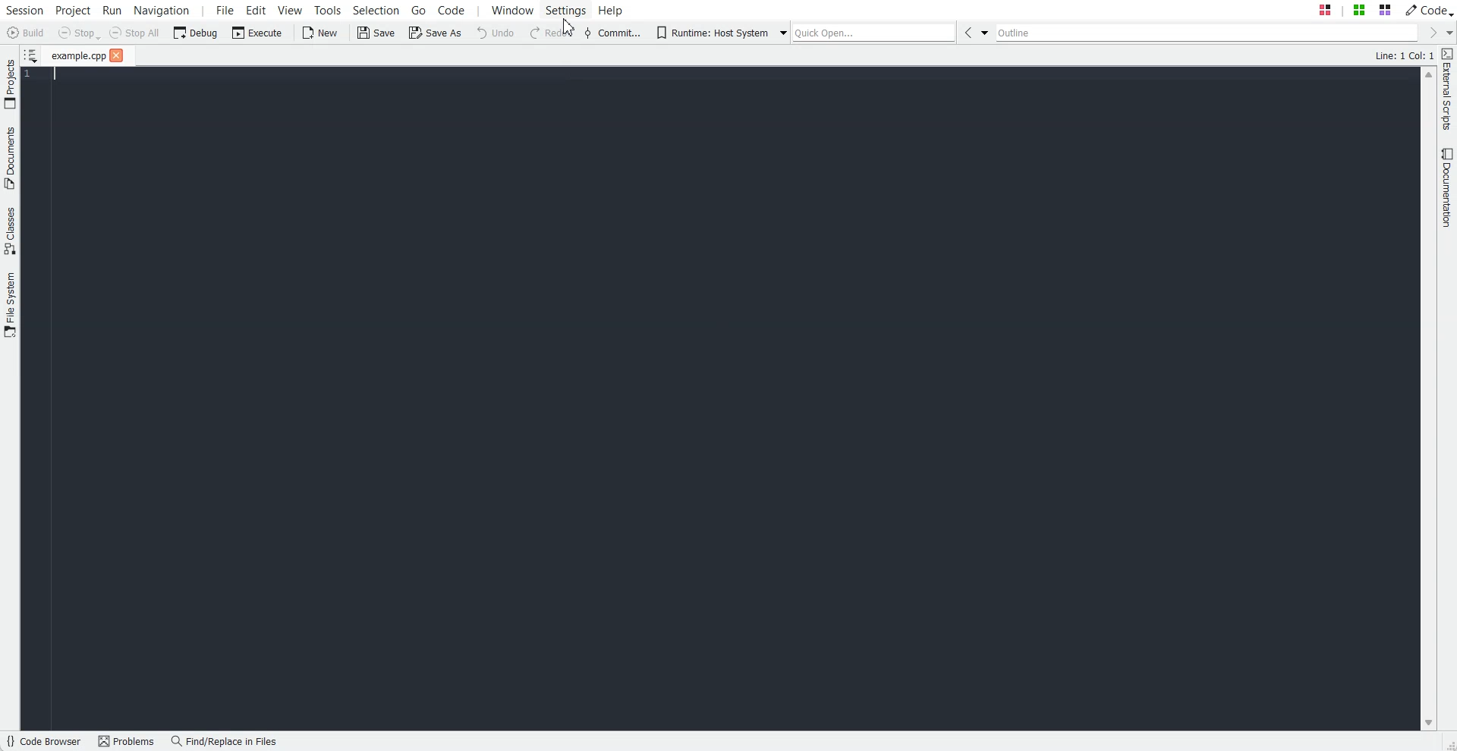  Describe the element at coordinates (710, 33) in the screenshot. I see `Runtime: Host System` at that location.